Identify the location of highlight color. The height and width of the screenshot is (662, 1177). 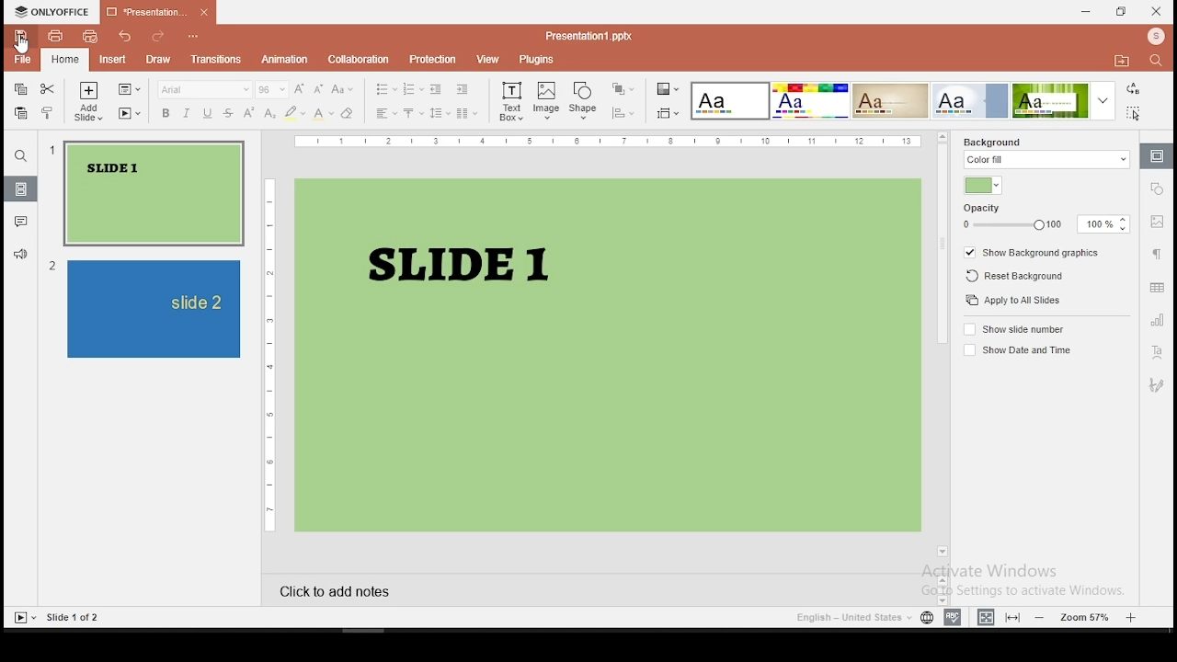
(294, 112).